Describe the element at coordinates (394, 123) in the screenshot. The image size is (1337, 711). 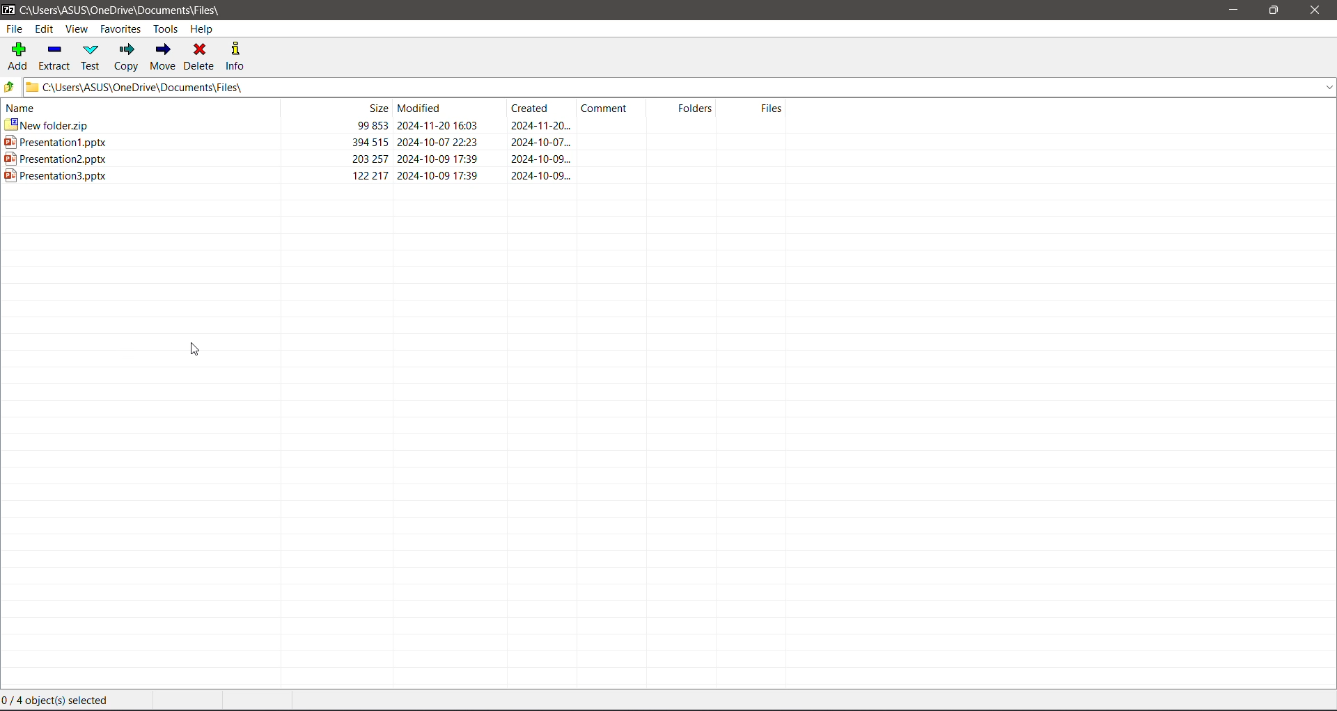
I see `new folder` at that location.